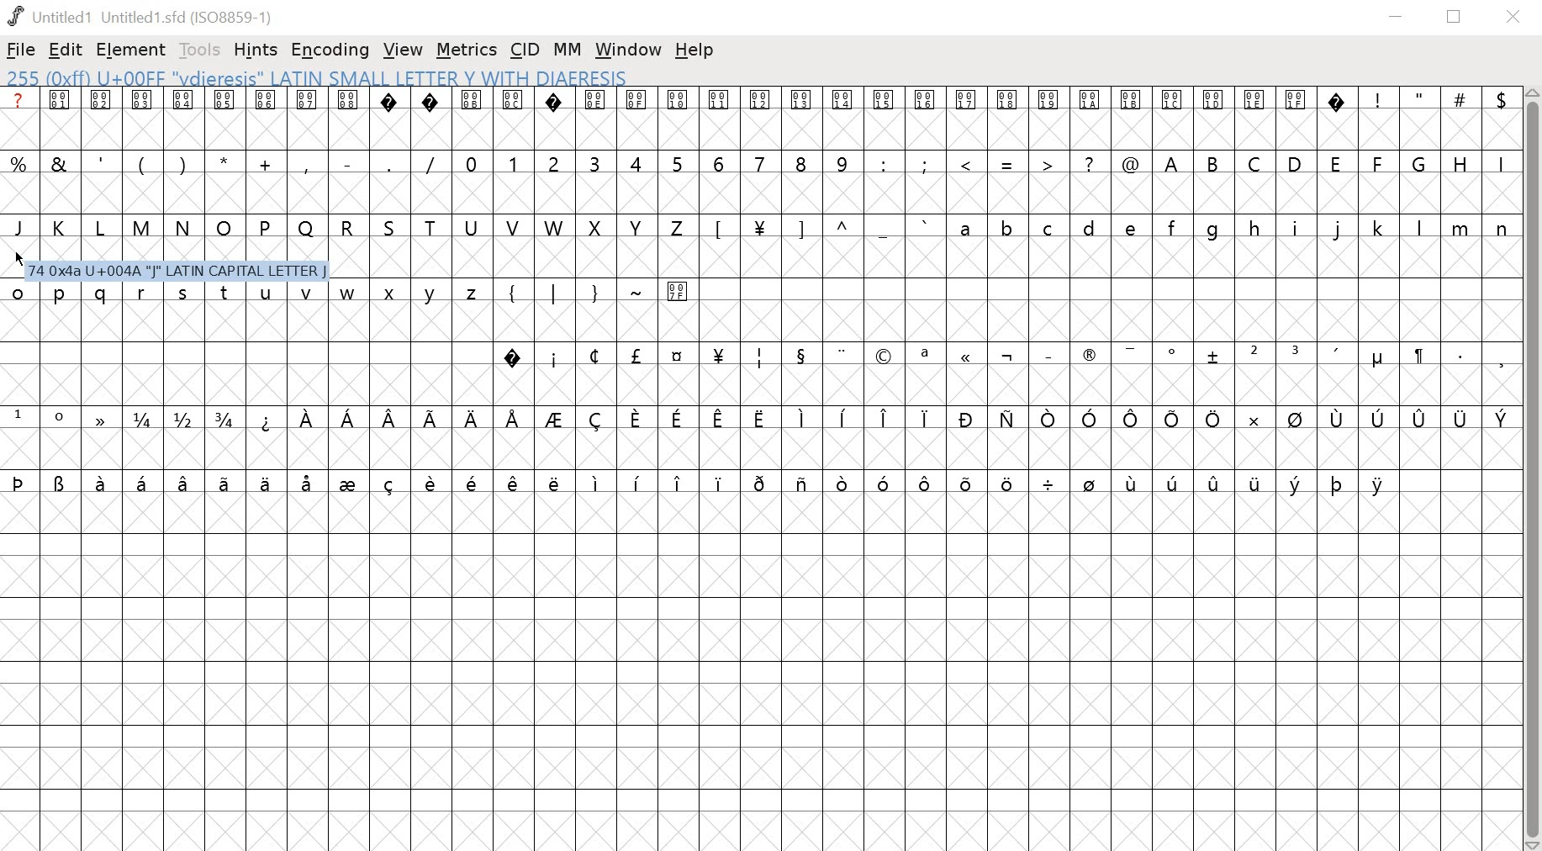 The height and width of the screenshot is (851, 1542). Describe the element at coordinates (674, 100) in the screenshot. I see `glyph symbols` at that location.